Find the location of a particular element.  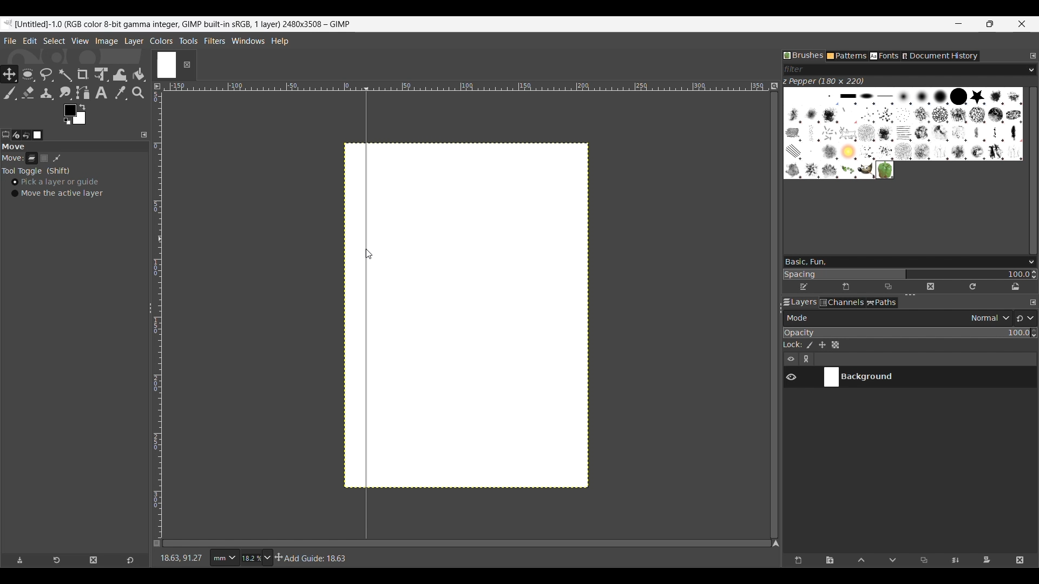

Switch to another group of modes is located at coordinates (1025, 318).